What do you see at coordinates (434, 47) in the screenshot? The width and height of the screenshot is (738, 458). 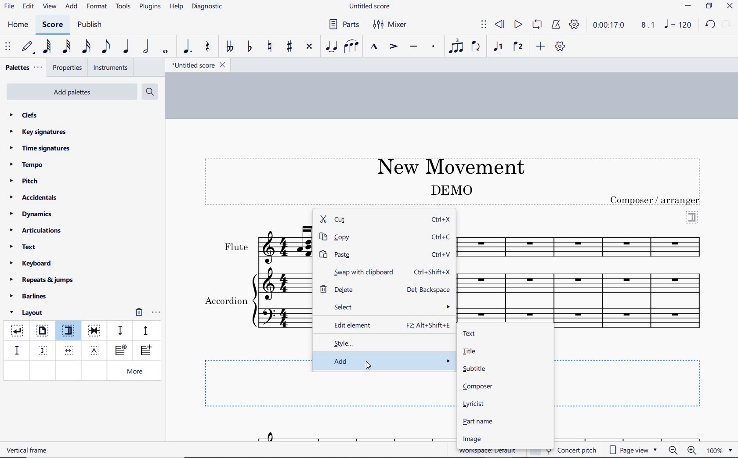 I see `staccato` at bounding box center [434, 47].